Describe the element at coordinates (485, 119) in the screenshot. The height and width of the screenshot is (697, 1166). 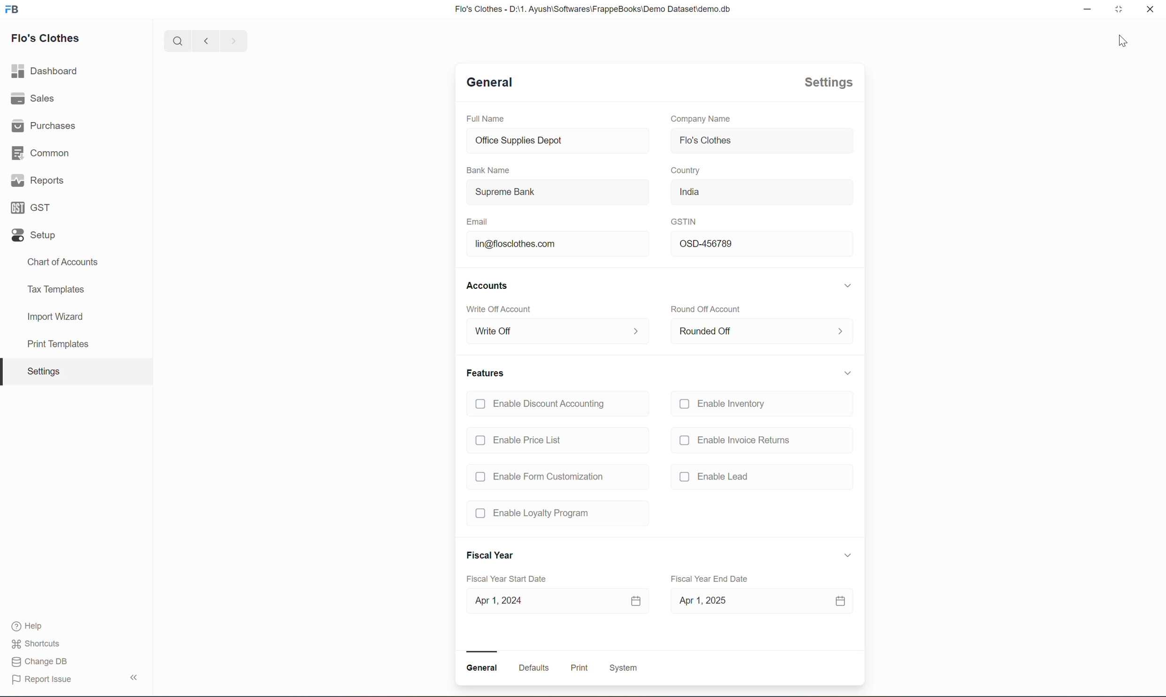
I see `Full Name` at that location.